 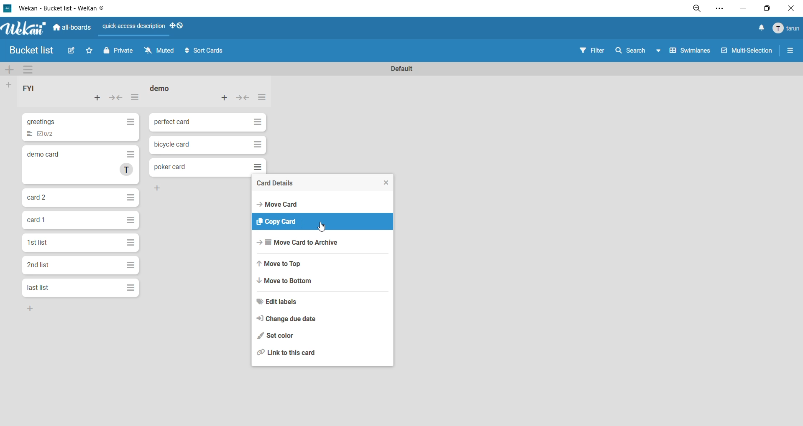 What do you see at coordinates (719, 9) in the screenshot?
I see `settings` at bounding box center [719, 9].